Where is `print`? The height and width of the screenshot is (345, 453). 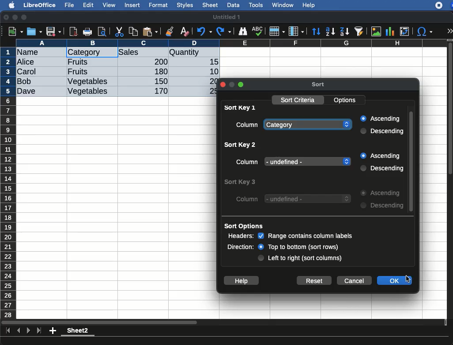
print is located at coordinates (87, 32).